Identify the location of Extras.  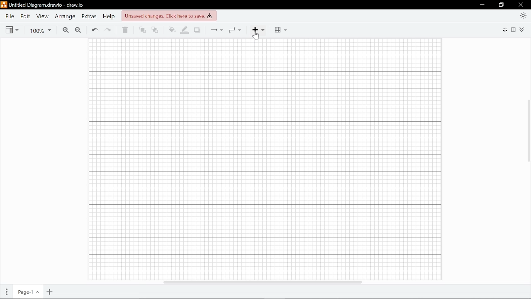
(89, 17).